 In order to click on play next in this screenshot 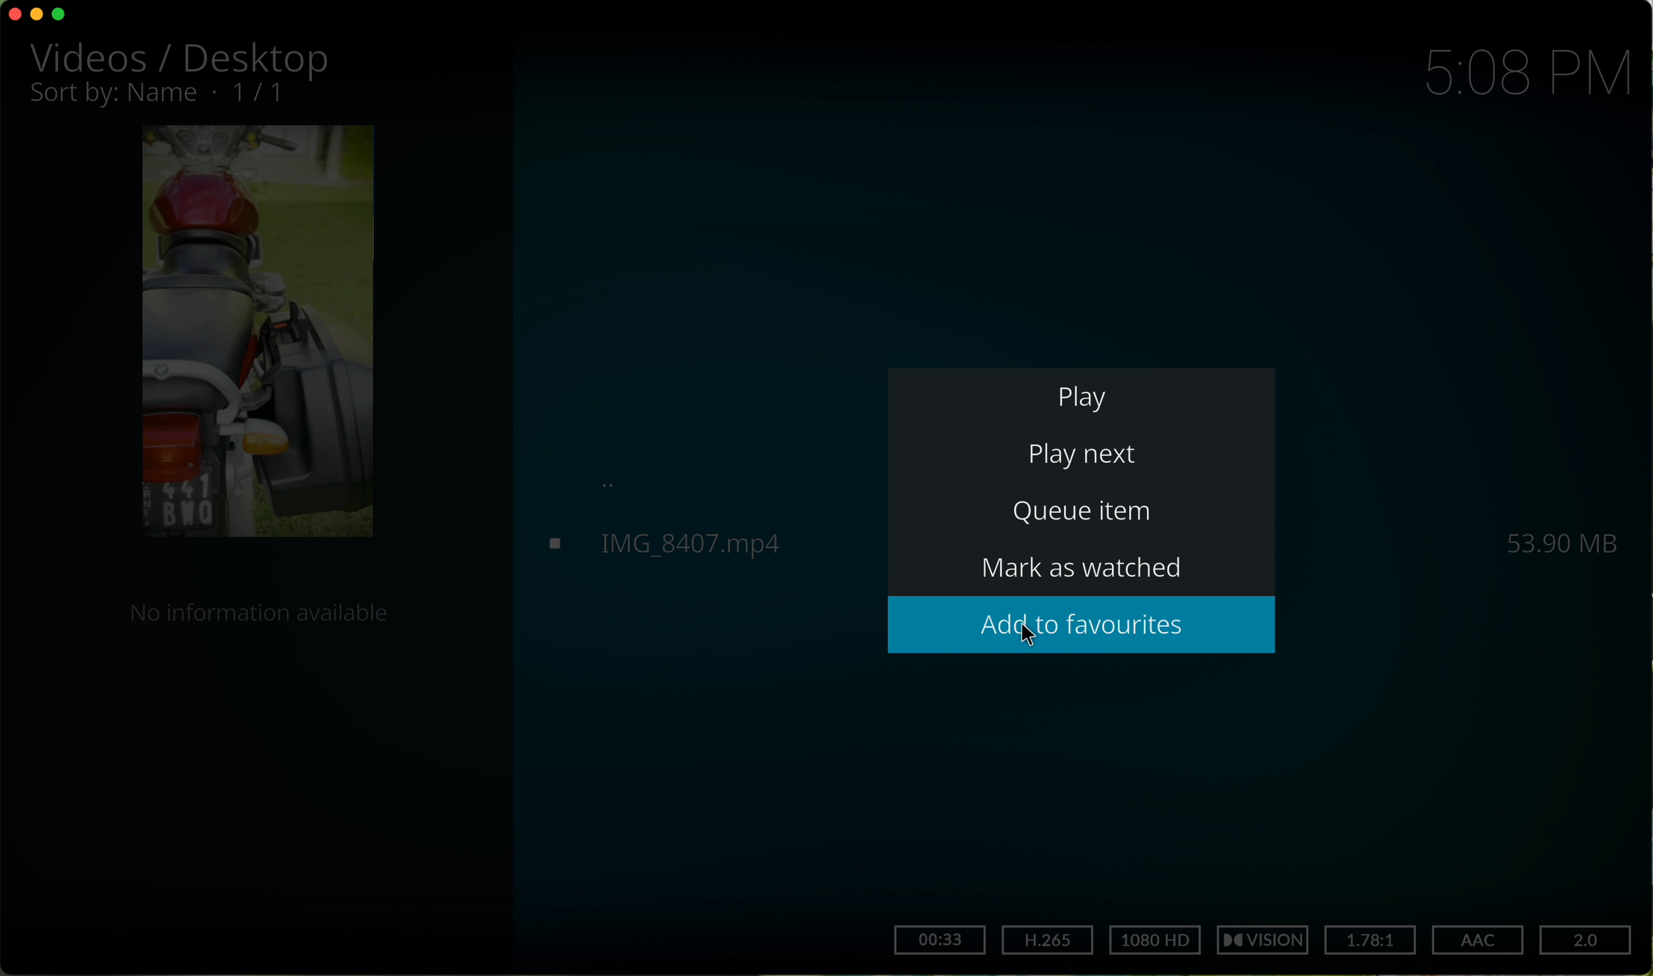, I will do `click(1084, 455)`.